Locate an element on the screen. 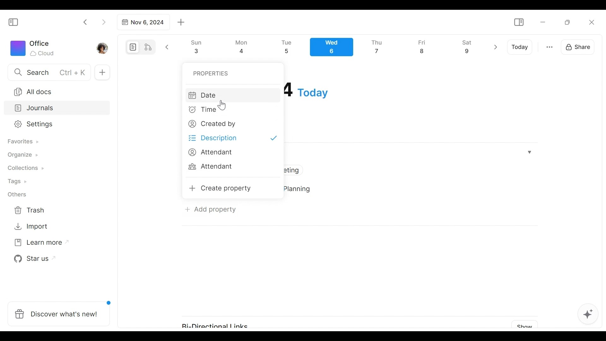  Bi-Directional Links is located at coordinates (220, 323).